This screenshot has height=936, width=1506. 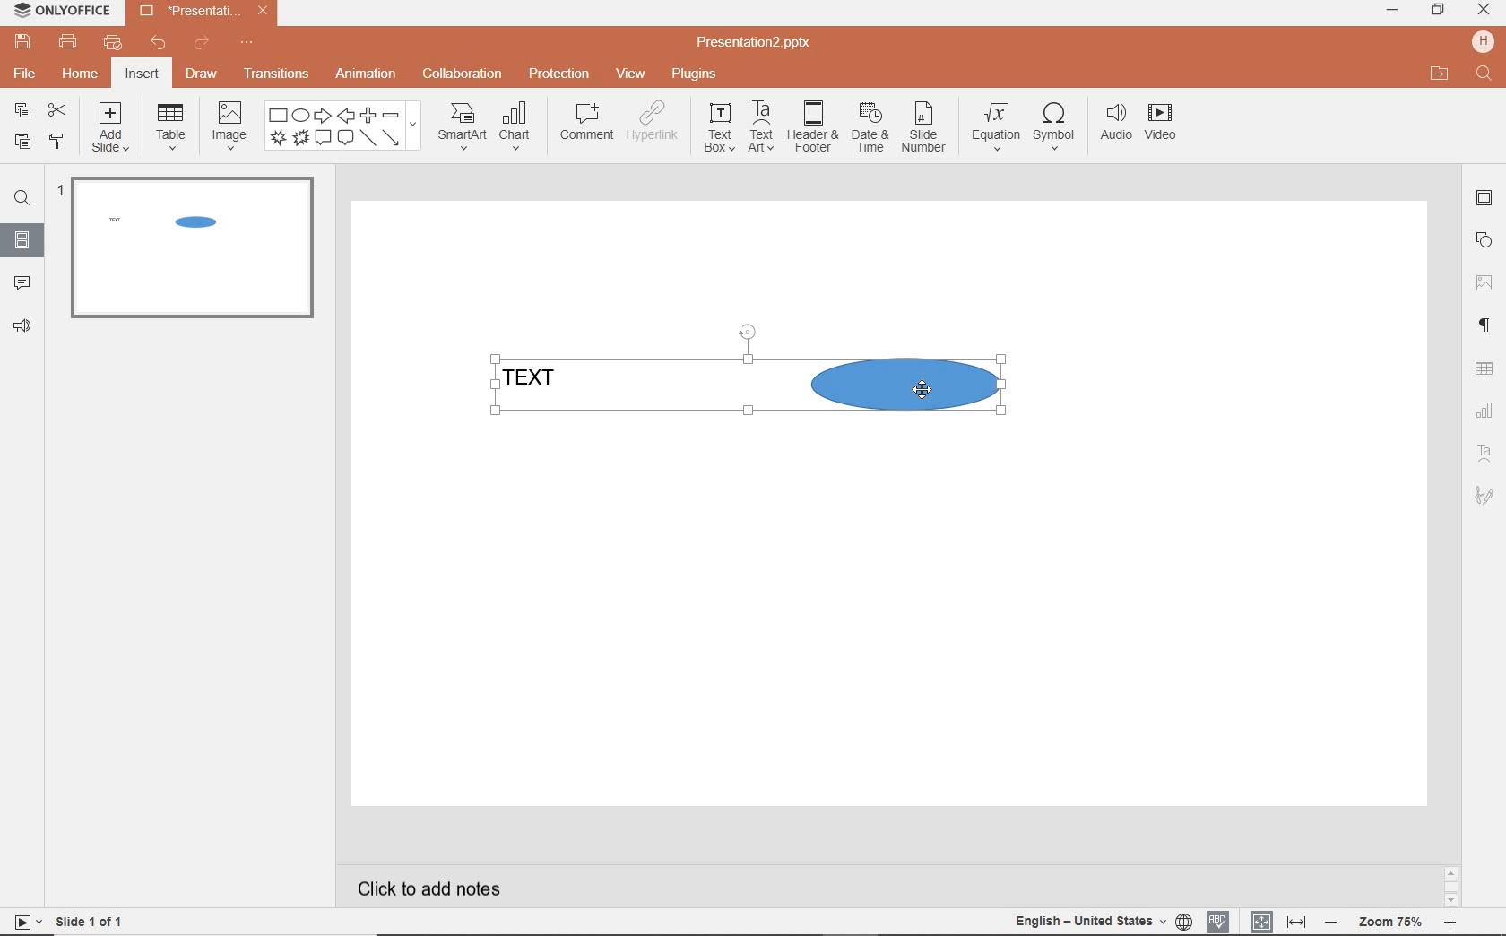 What do you see at coordinates (922, 390) in the screenshot?
I see `CURSOR` at bounding box center [922, 390].